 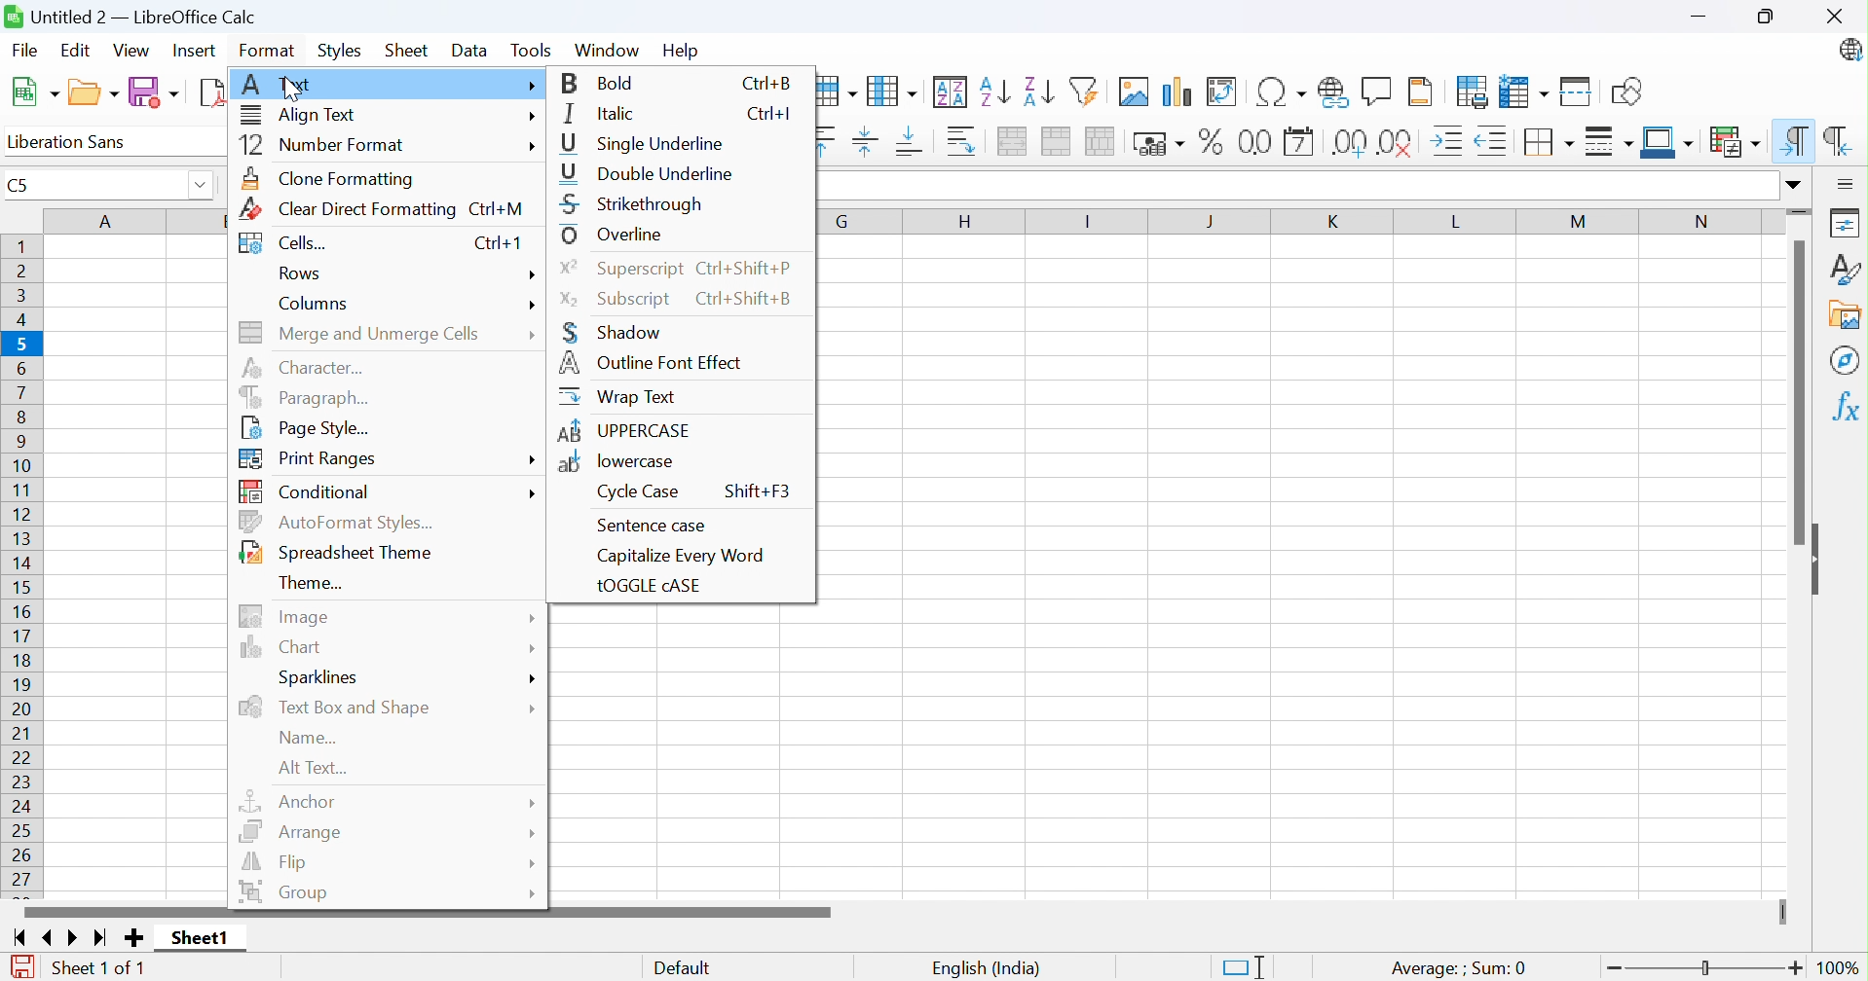 What do you see at coordinates (117, 143) in the screenshot?
I see `Font name` at bounding box center [117, 143].